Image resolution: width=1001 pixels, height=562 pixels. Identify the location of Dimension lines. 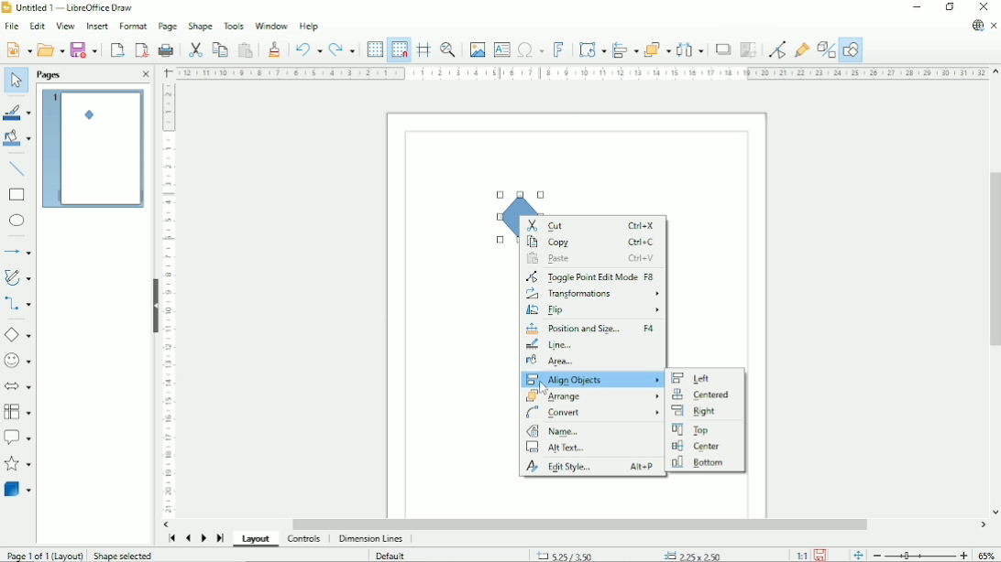
(372, 539).